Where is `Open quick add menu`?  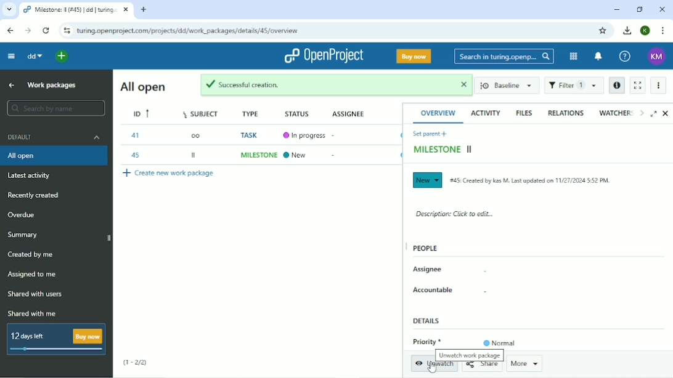
Open quick add menu is located at coordinates (63, 57).